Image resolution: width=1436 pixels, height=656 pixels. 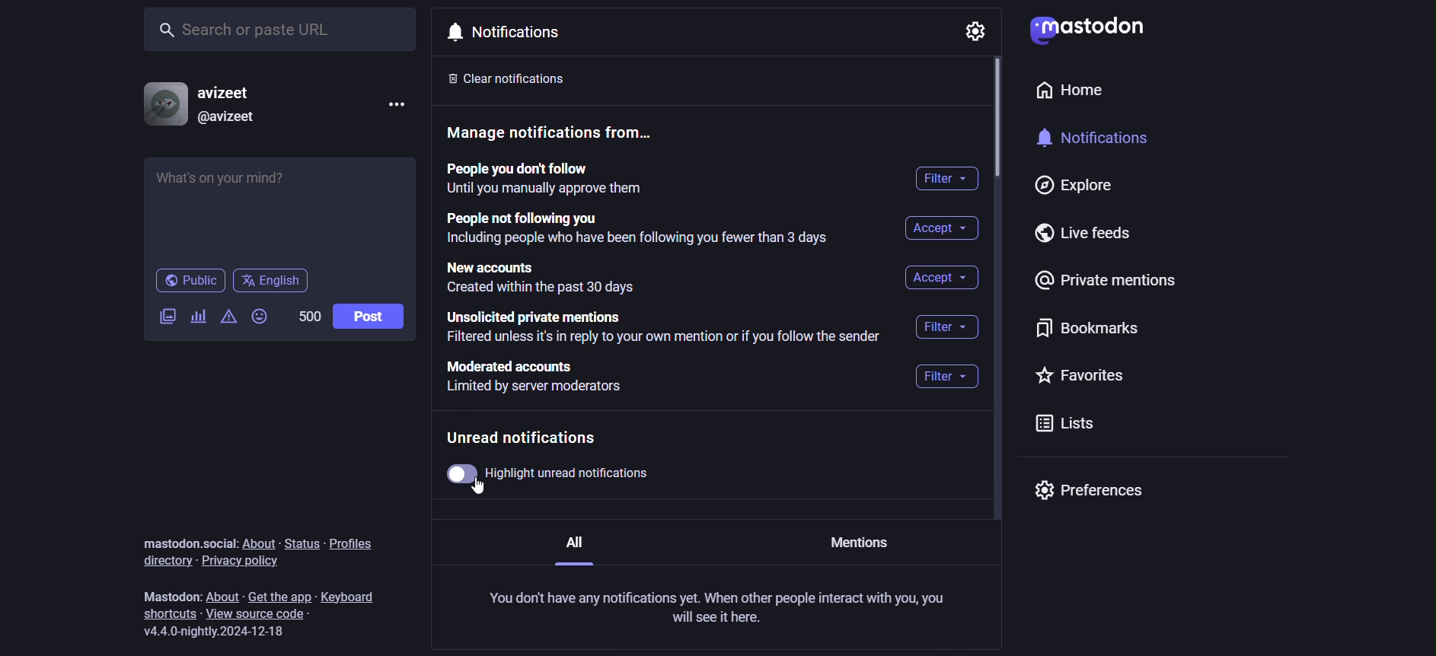 I want to click on You don't have any notifications yet. When other people interact with you, you
will see it here., so click(x=715, y=610).